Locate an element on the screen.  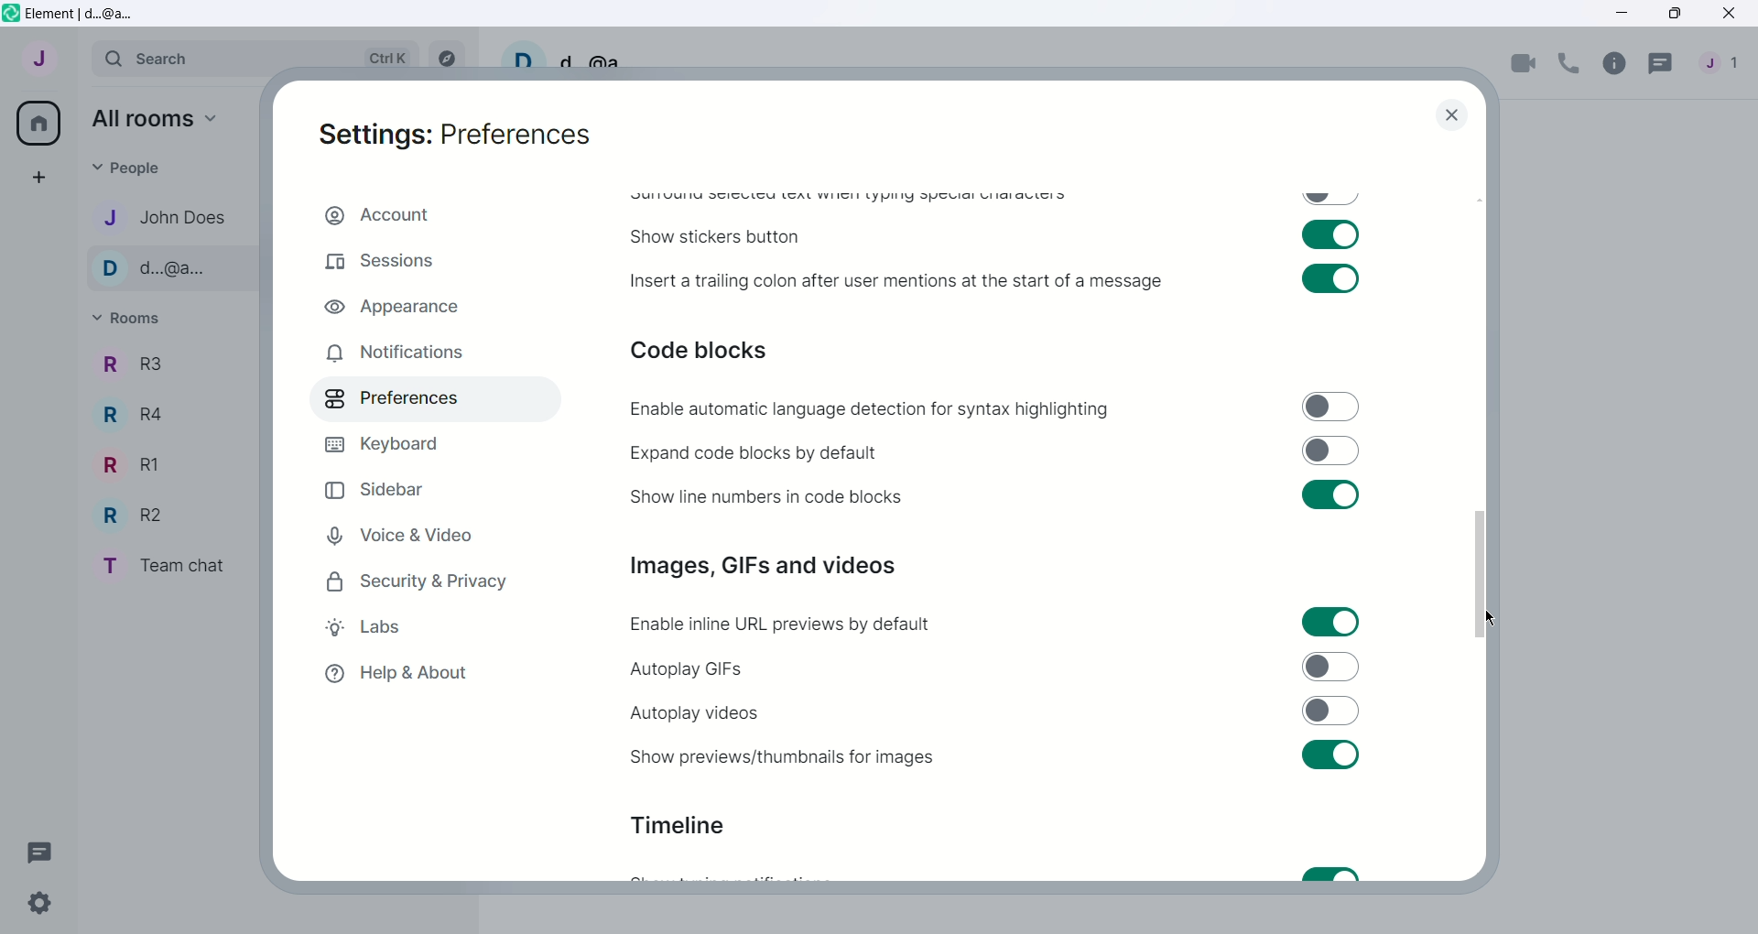
Expand code blocks by default is located at coordinates (755, 453).